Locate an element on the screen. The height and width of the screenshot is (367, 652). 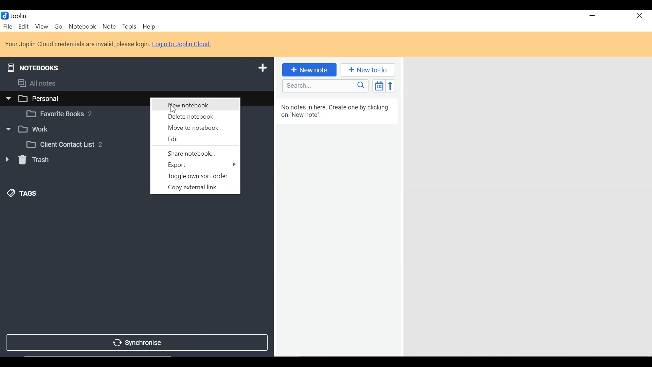
Edit is located at coordinates (196, 140).